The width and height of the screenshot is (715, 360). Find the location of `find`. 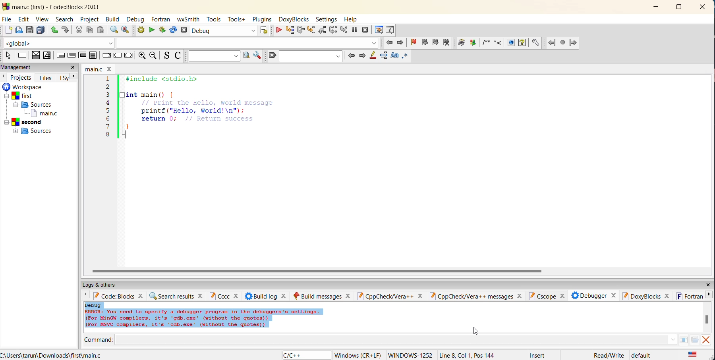

find is located at coordinates (114, 31).